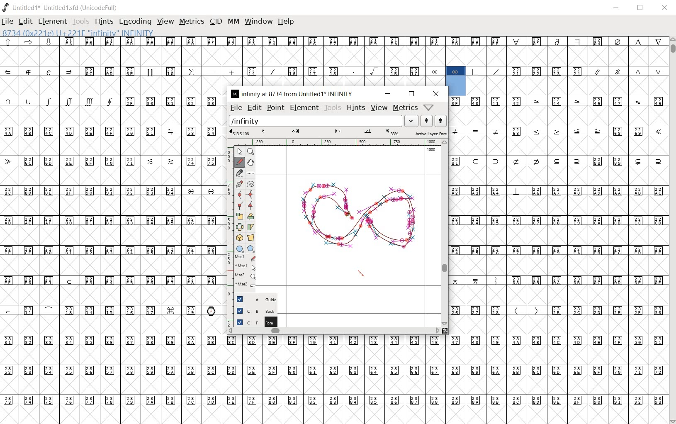  Describe the element at coordinates (236, 107) in the screenshot. I see `file` at that location.